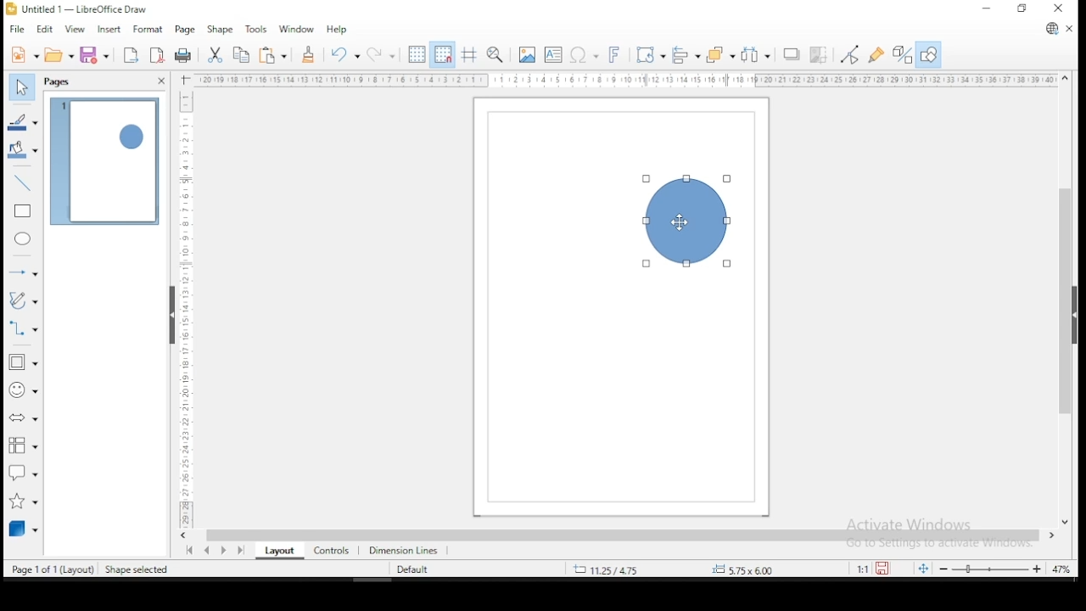 This screenshot has width=1086, height=611. Describe the element at coordinates (105, 162) in the screenshot. I see `page 1` at that location.